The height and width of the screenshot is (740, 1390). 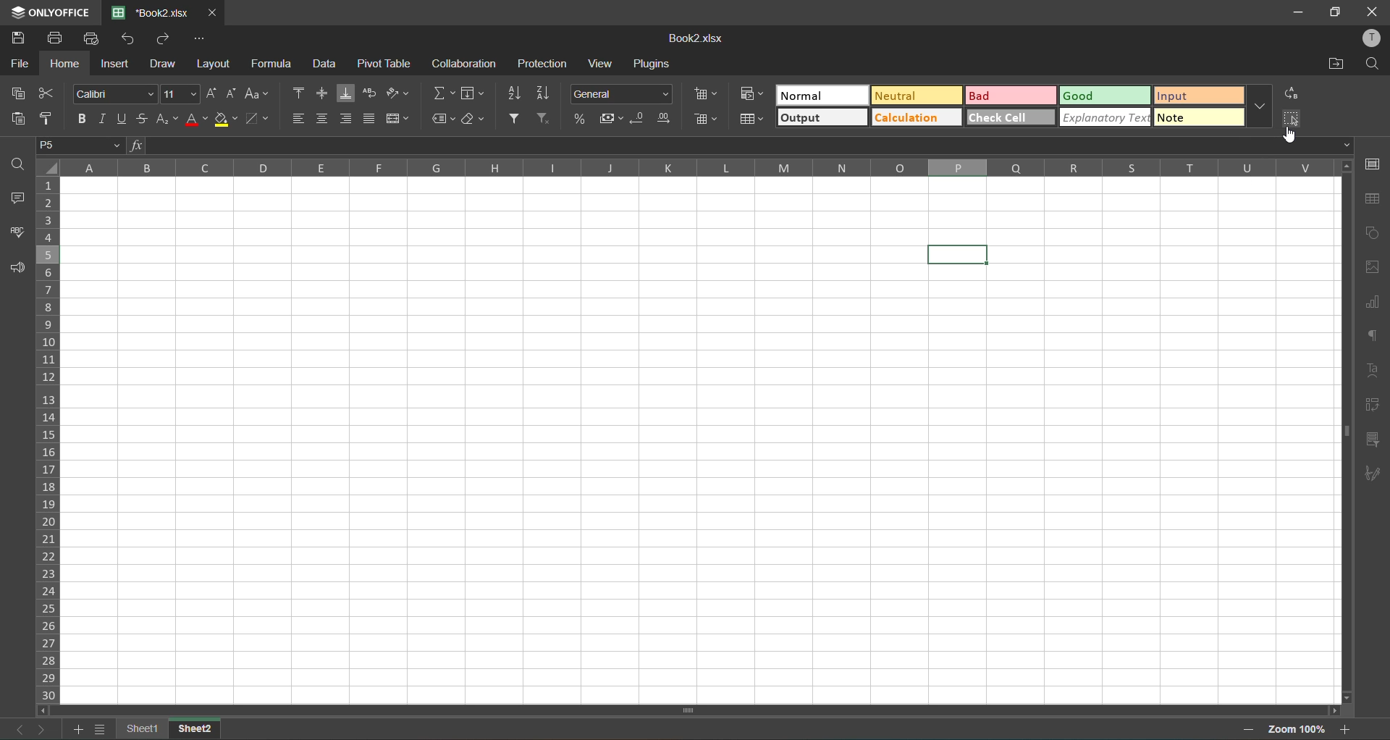 What do you see at coordinates (1197, 118) in the screenshot?
I see `note` at bounding box center [1197, 118].